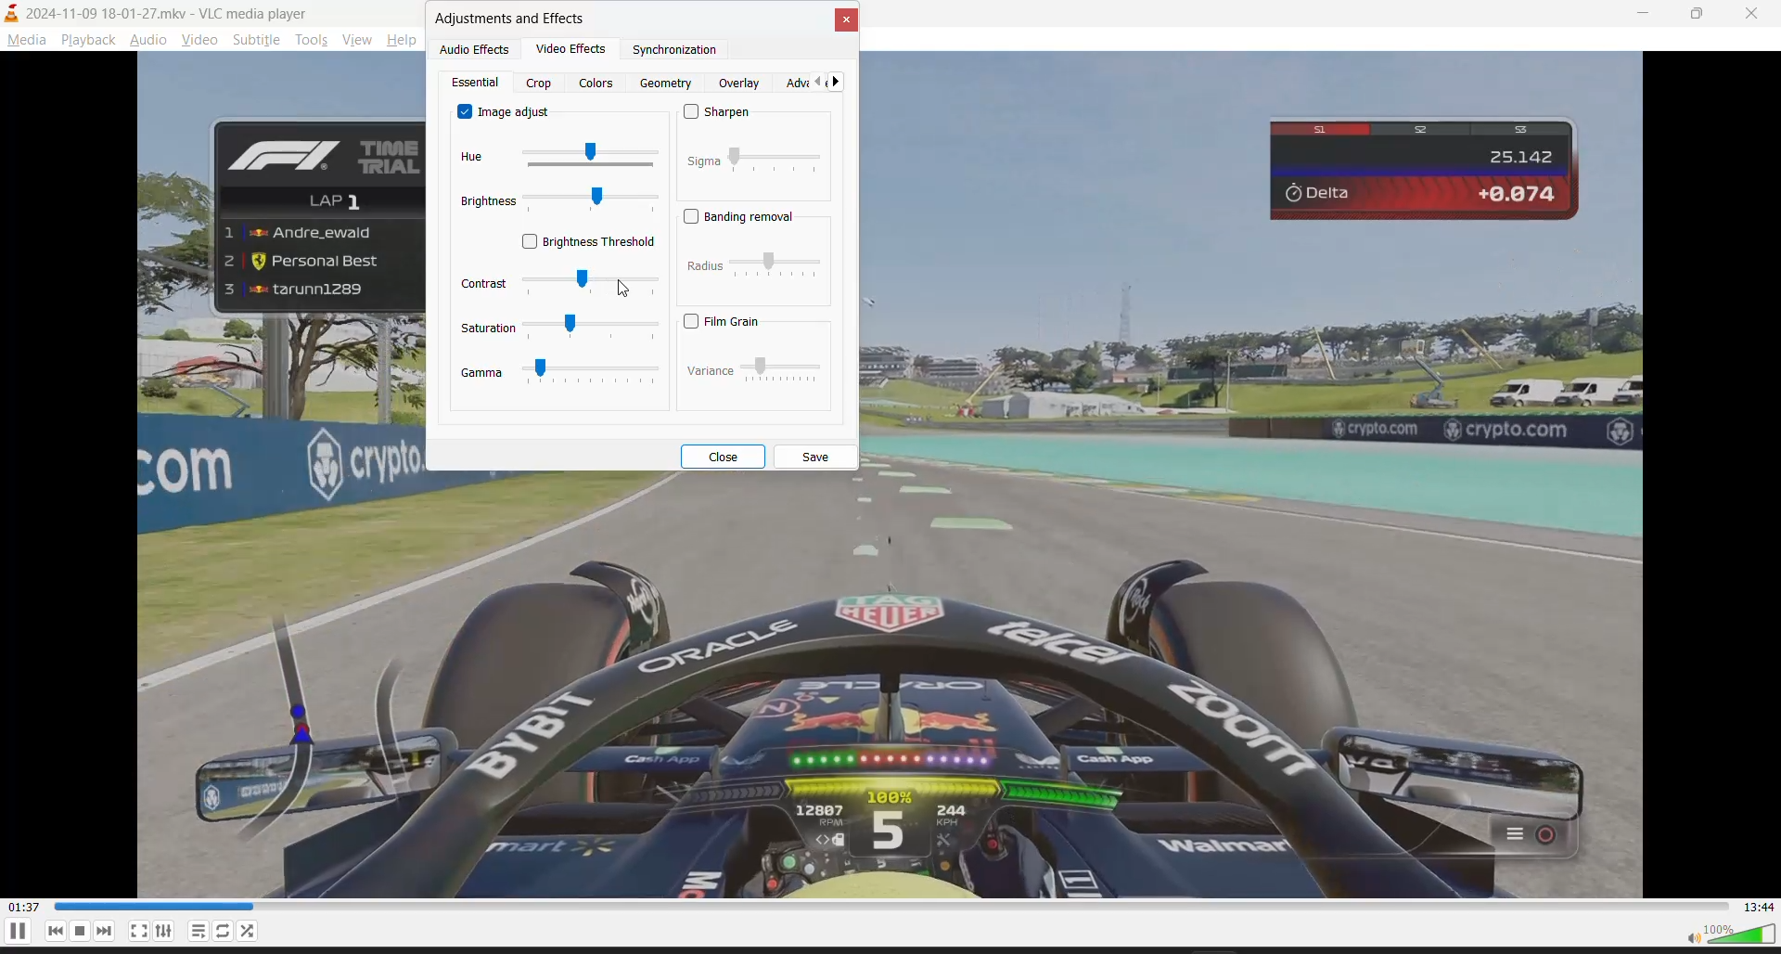  What do you see at coordinates (163, 13) in the screenshot?
I see `2024-11-09 18-01-27.mkv - VLC media player` at bounding box center [163, 13].